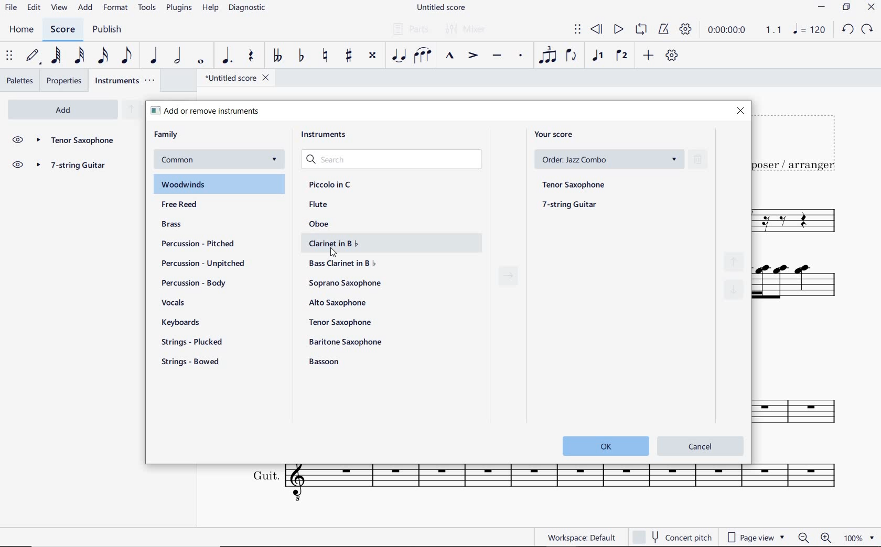 The height and width of the screenshot is (547, 881). I want to click on PLAY, so click(617, 30).